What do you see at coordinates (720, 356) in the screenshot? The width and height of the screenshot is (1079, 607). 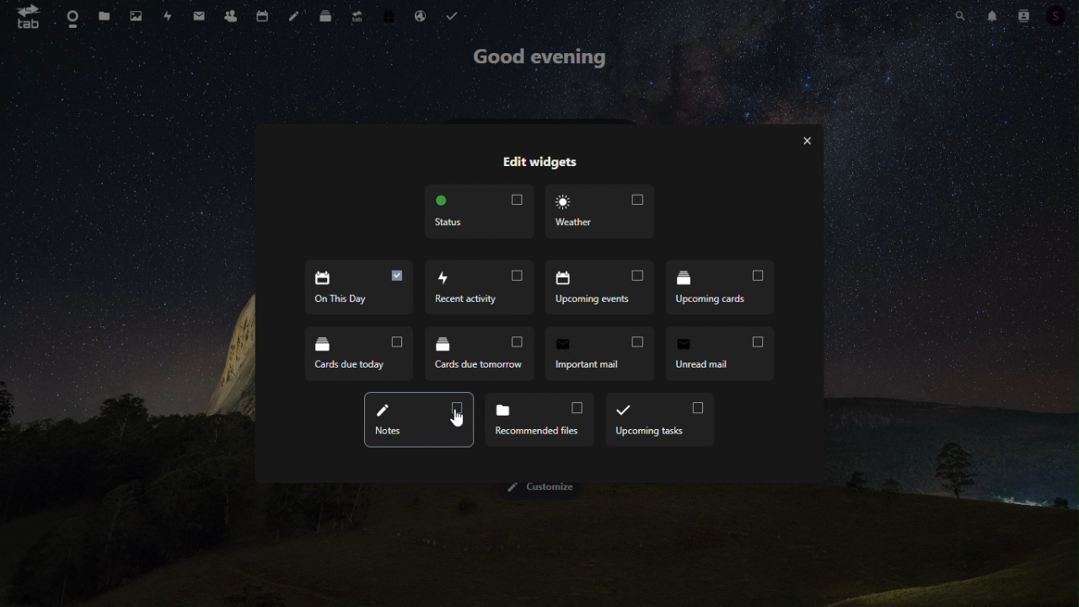 I see `Notes` at bounding box center [720, 356].